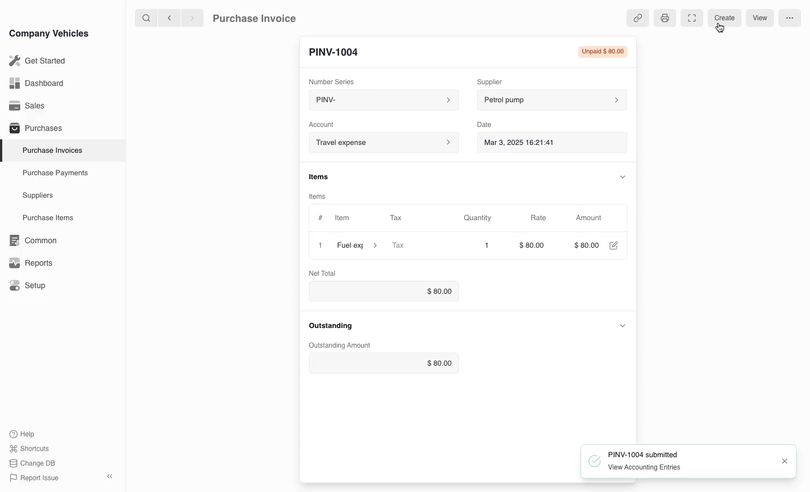 Image resolution: width=810 pixels, height=492 pixels. Describe the element at coordinates (479, 245) in the screenshot. I see `1` at that location.